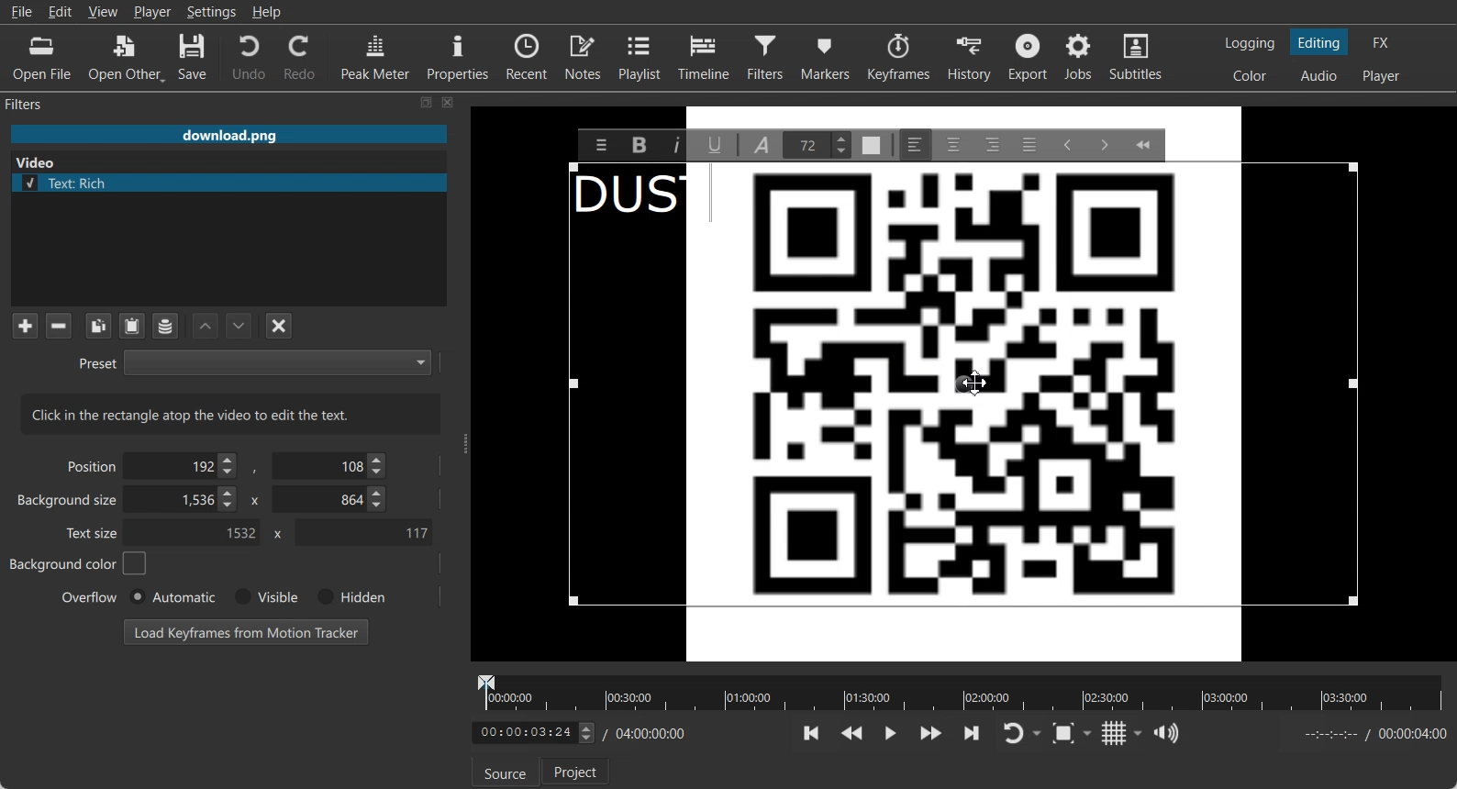 This screenshot has width=1457, height=789. Describe the element at coordinates (601, 144) in the screenshot. I see `Menu` at that location.